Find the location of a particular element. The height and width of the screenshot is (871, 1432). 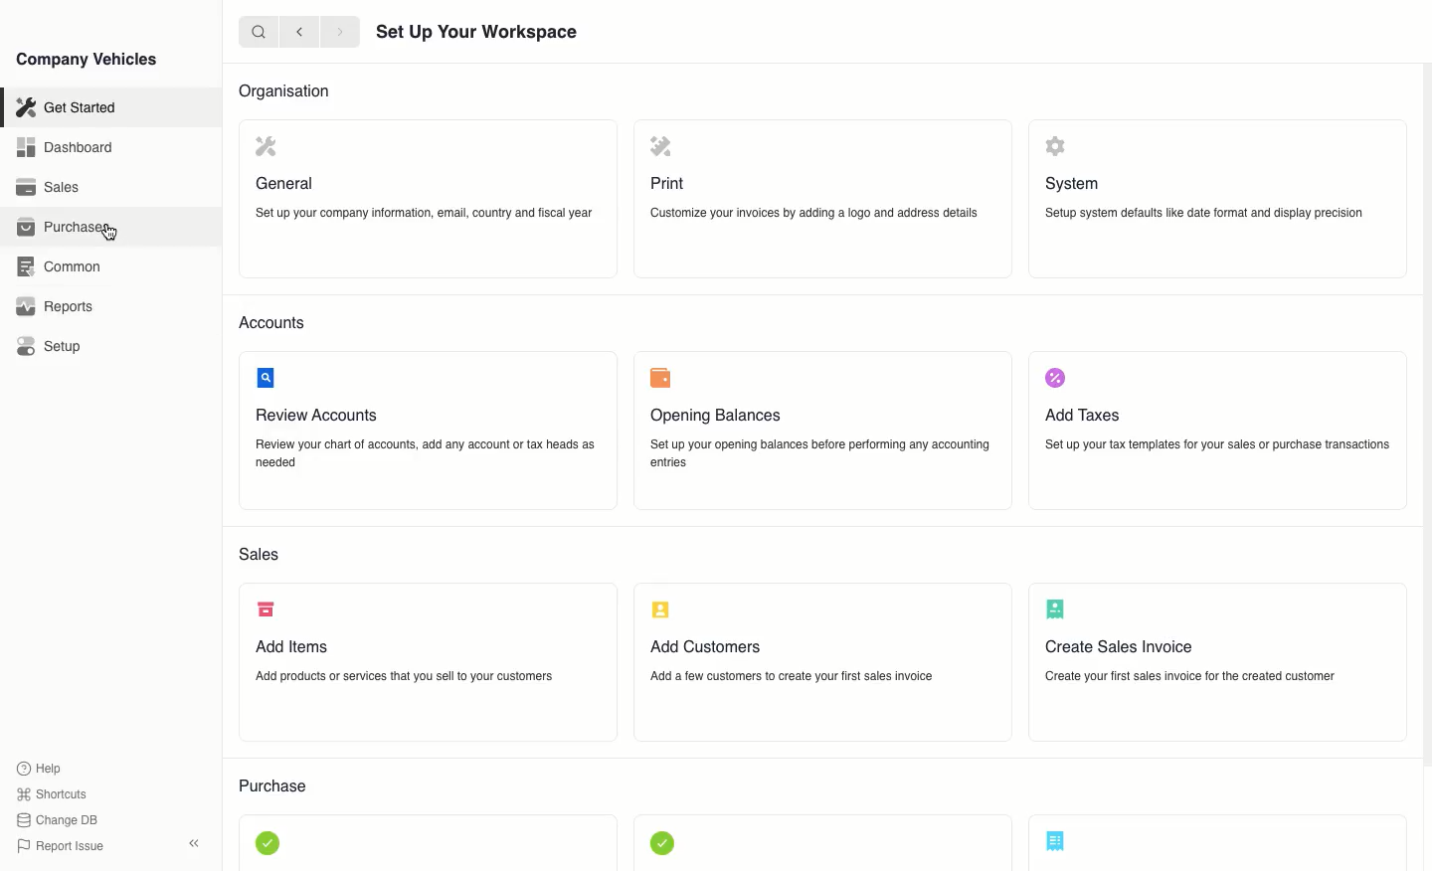

‘Add products or services that you sell to your customers is located at coordinates (404, 676).